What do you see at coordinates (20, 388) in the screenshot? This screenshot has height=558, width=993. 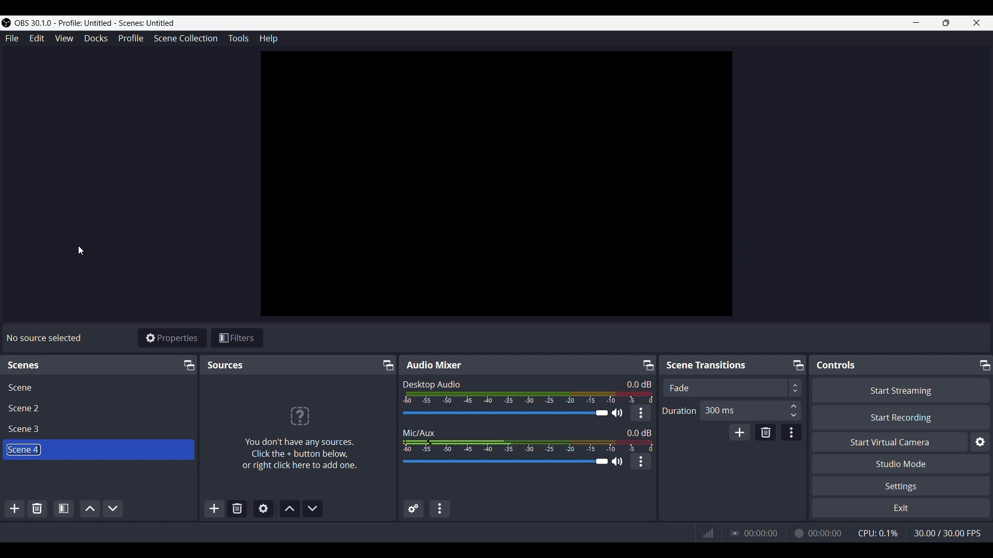 I see `Scene` at bounding box center [20, 388].